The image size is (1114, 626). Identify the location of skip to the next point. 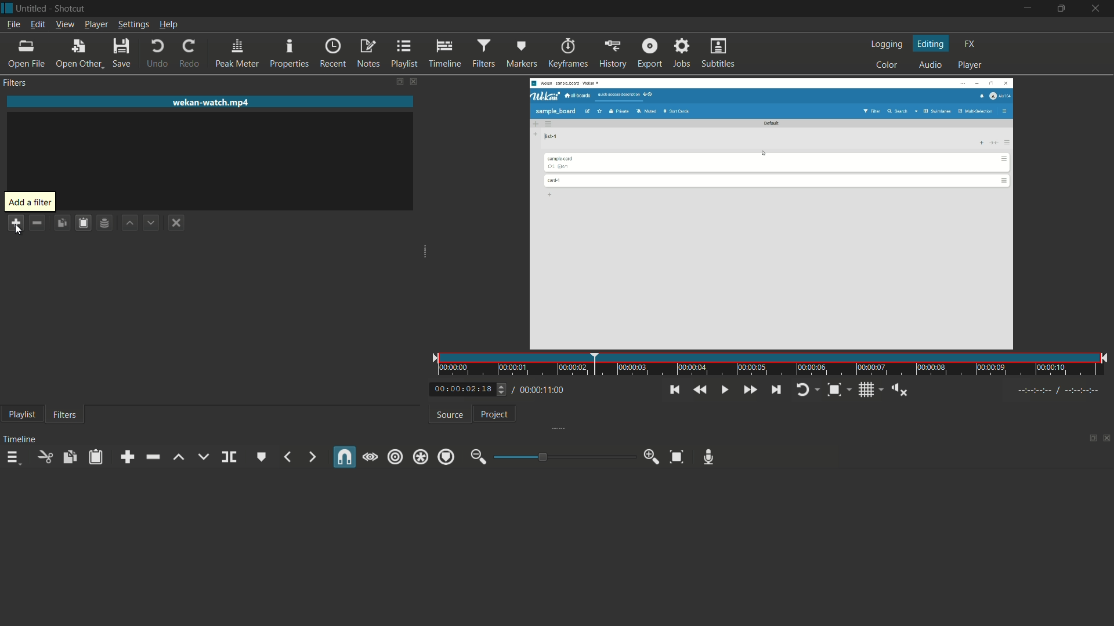
(776, 390).